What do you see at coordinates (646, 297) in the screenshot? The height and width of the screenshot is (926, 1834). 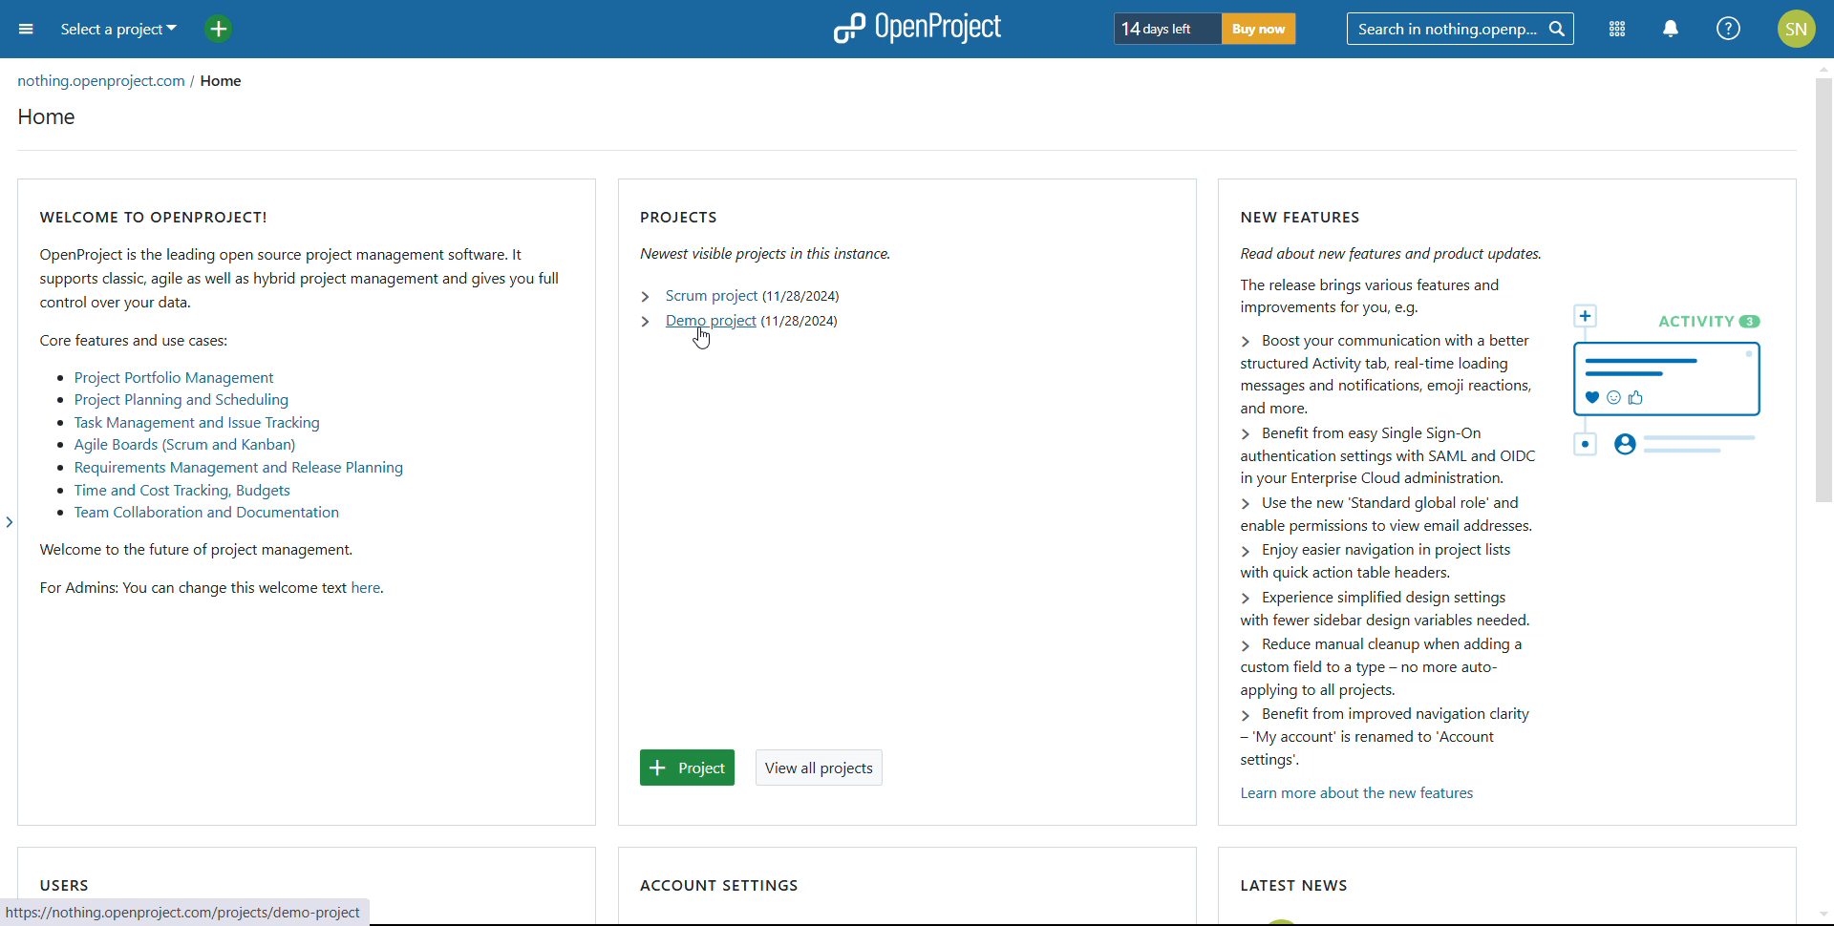 I see `expand scrum project` at bounding box center [646, 297].